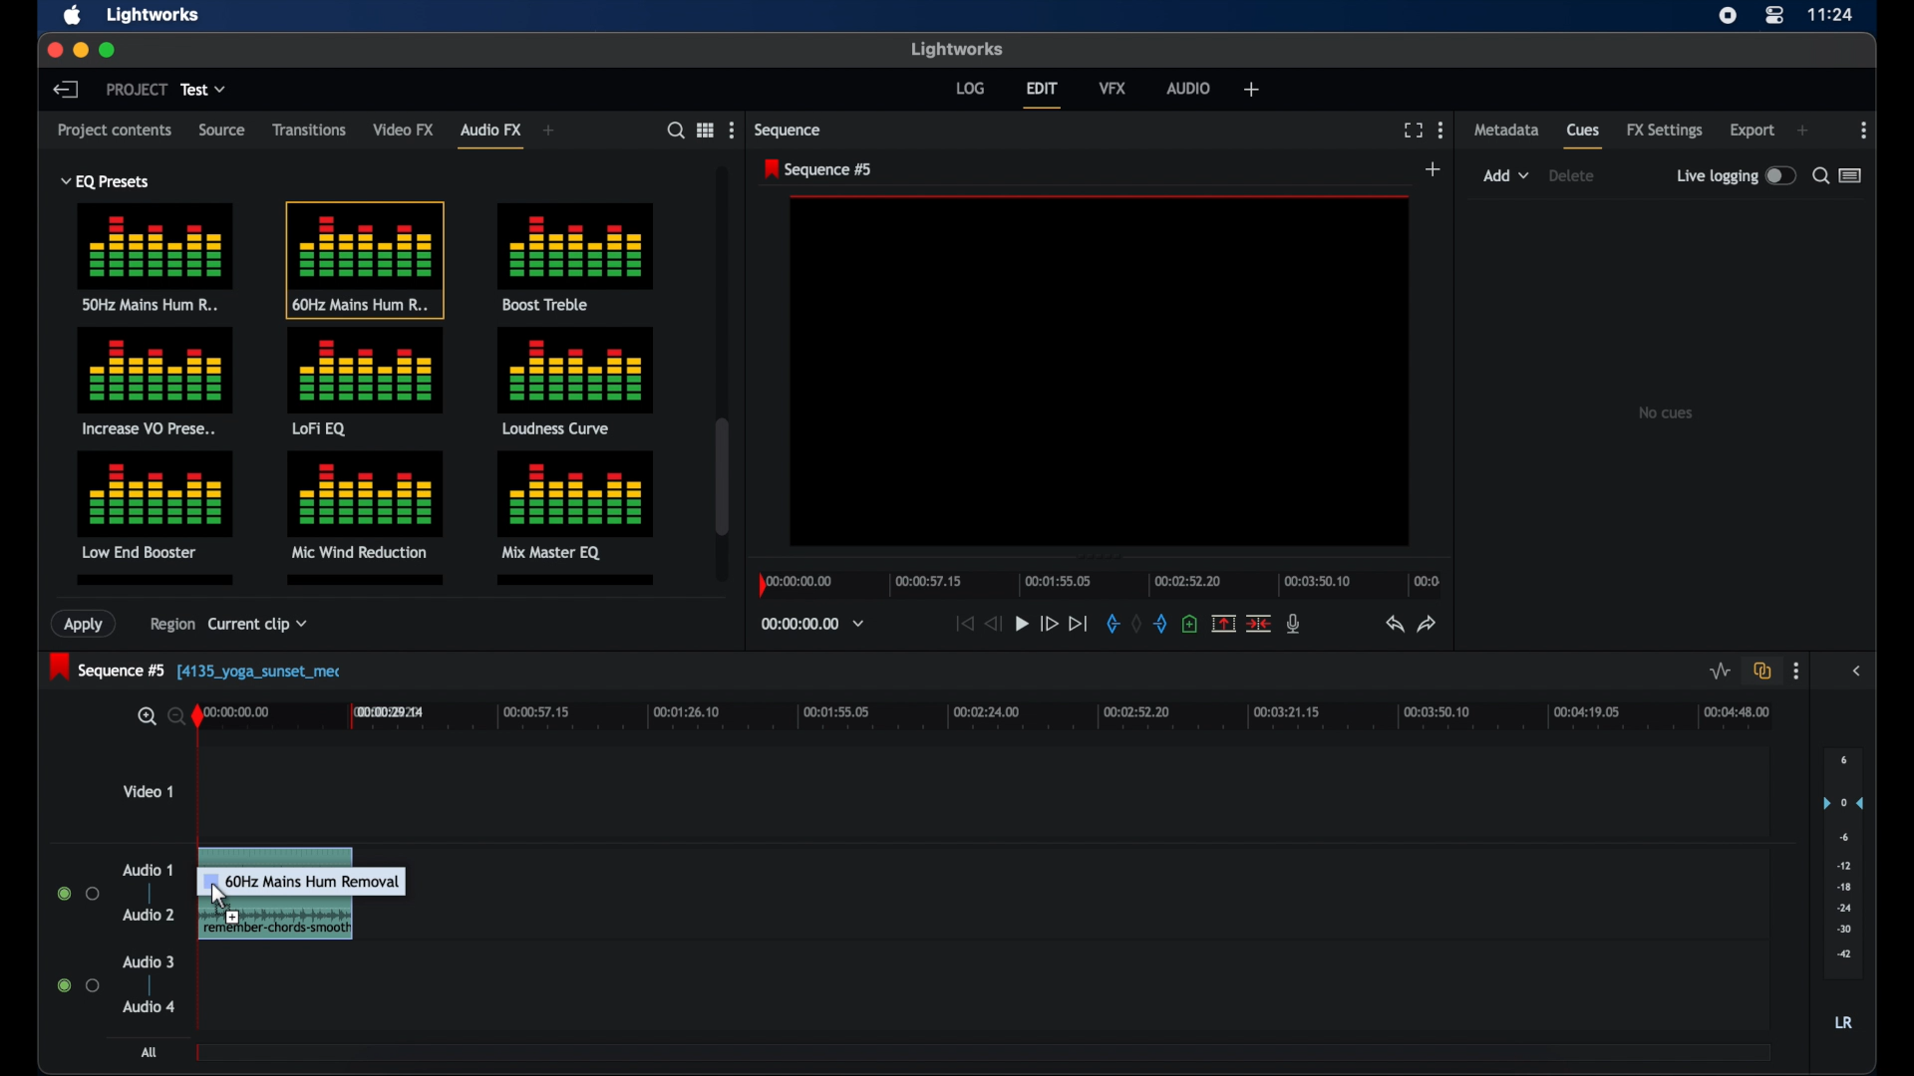  Describe the element at coordinates (78, 893) in the screenshot. I see `radio buttons` at that location.